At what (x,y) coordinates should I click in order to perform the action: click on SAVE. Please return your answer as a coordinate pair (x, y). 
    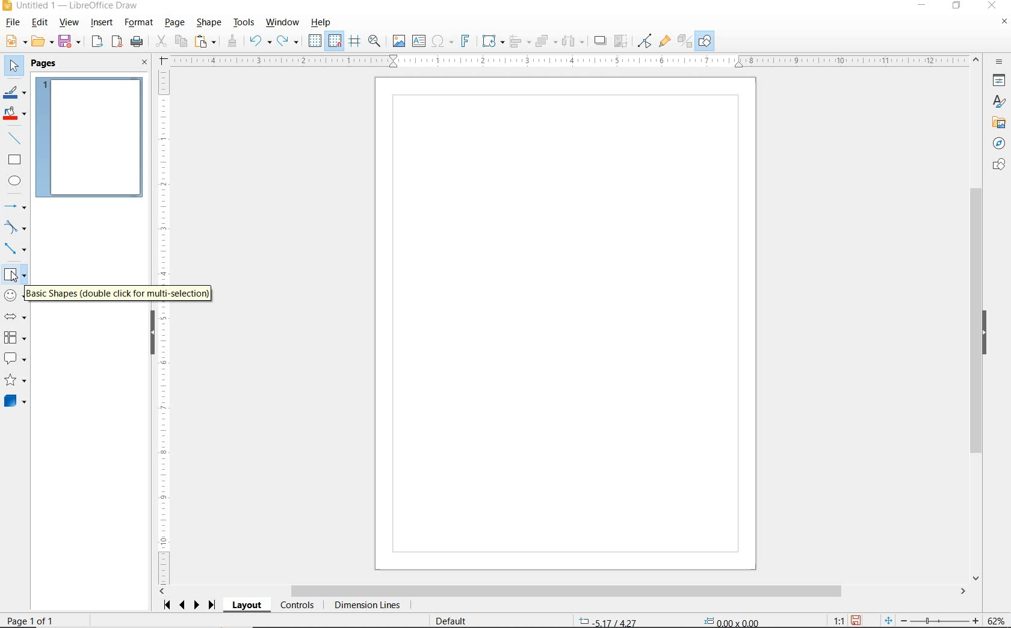
    Looking at the image, I should click on (861, 617).